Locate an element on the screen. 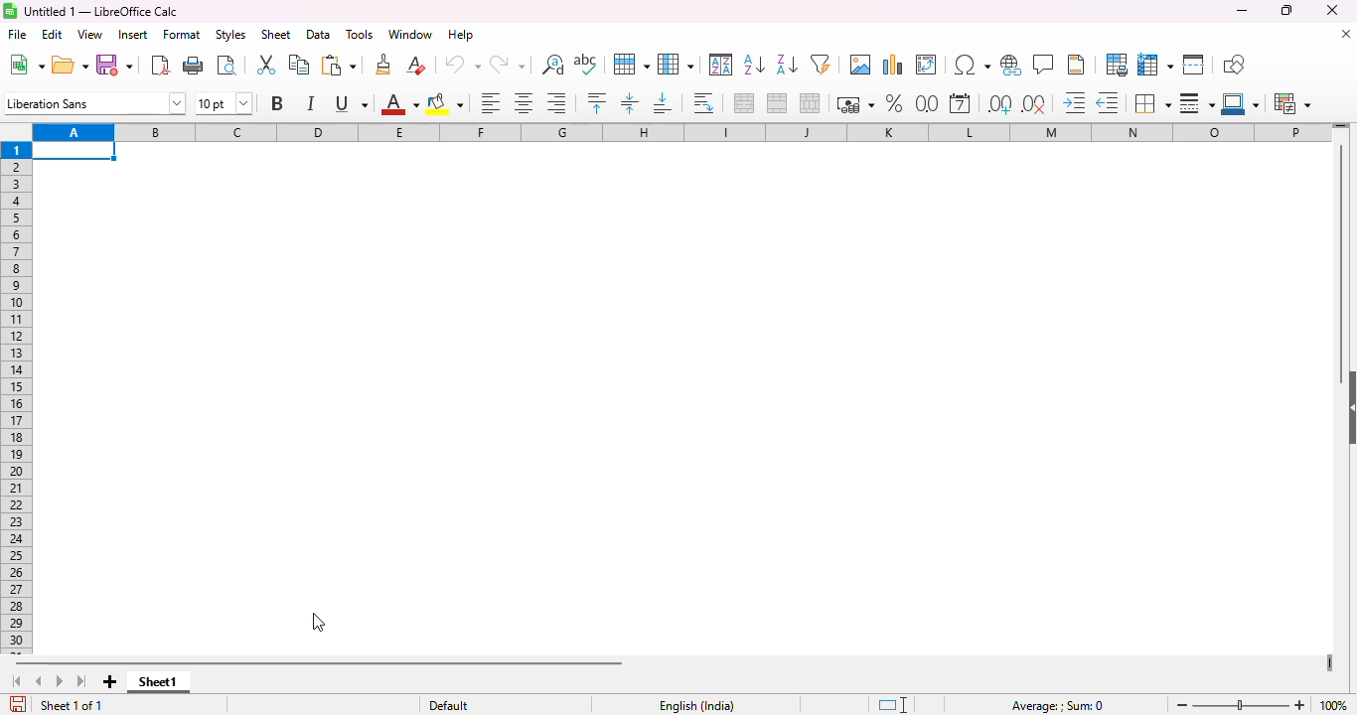  find and replace is located at coordinates (553, 65).